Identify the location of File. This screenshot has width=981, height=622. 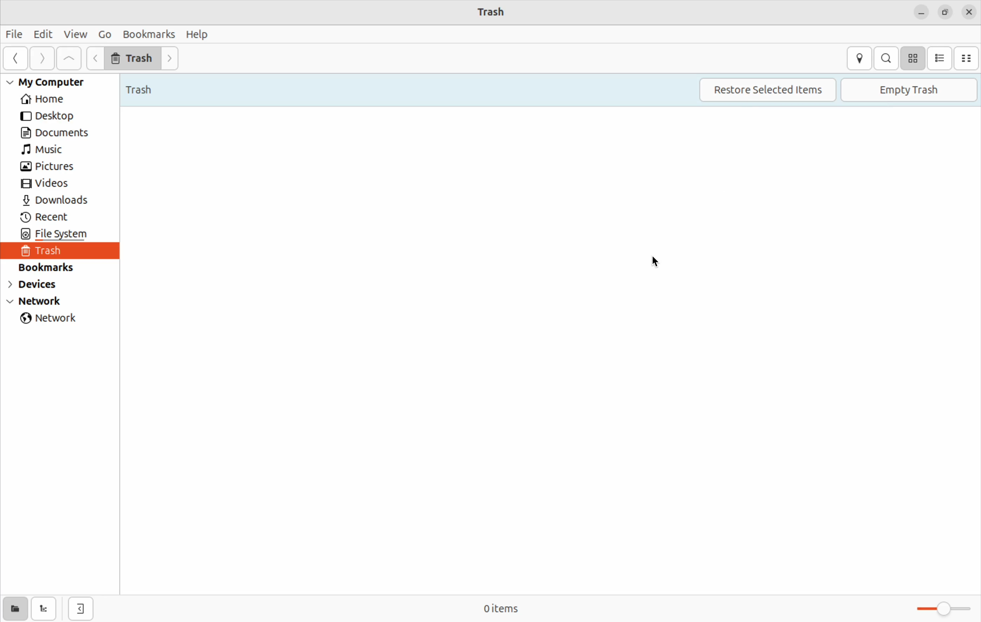
(15, 35).